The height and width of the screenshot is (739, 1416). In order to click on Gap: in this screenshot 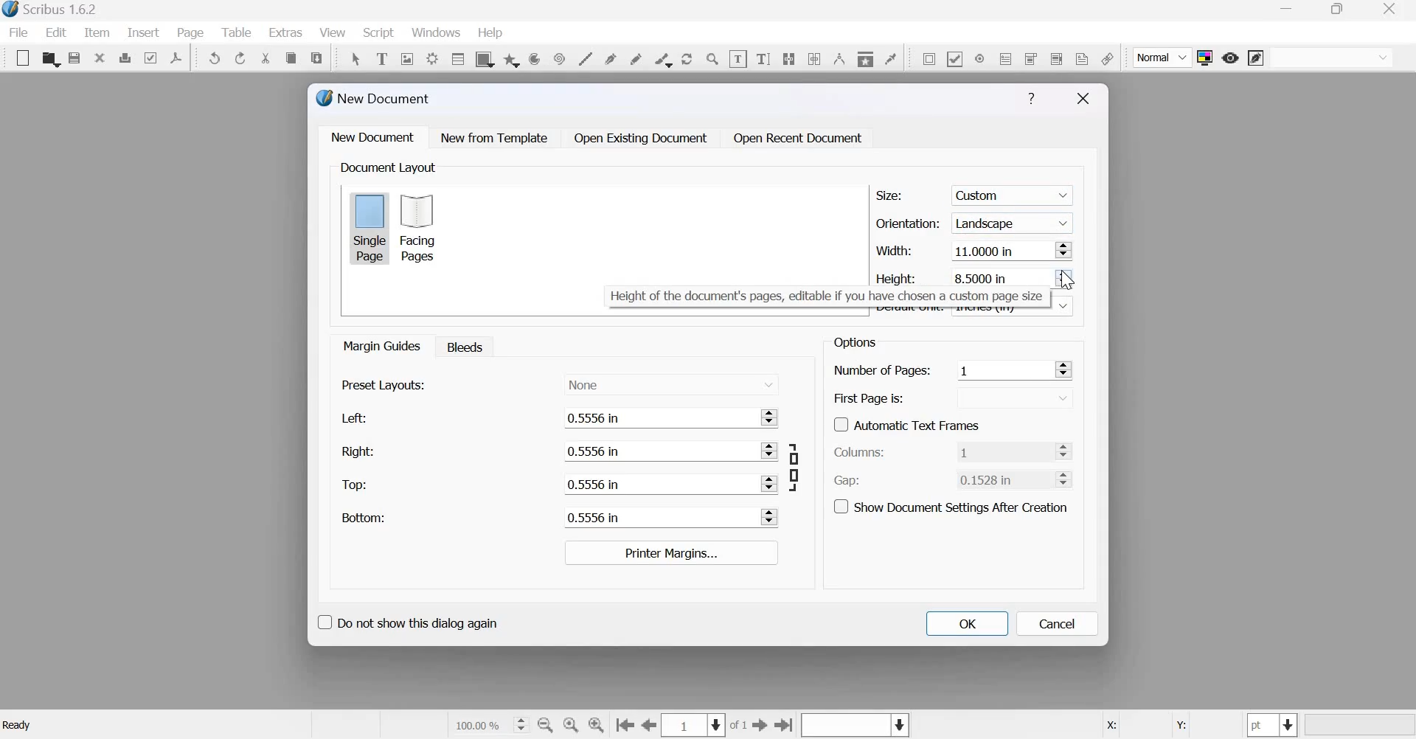, I will do `click(847, 481)`.